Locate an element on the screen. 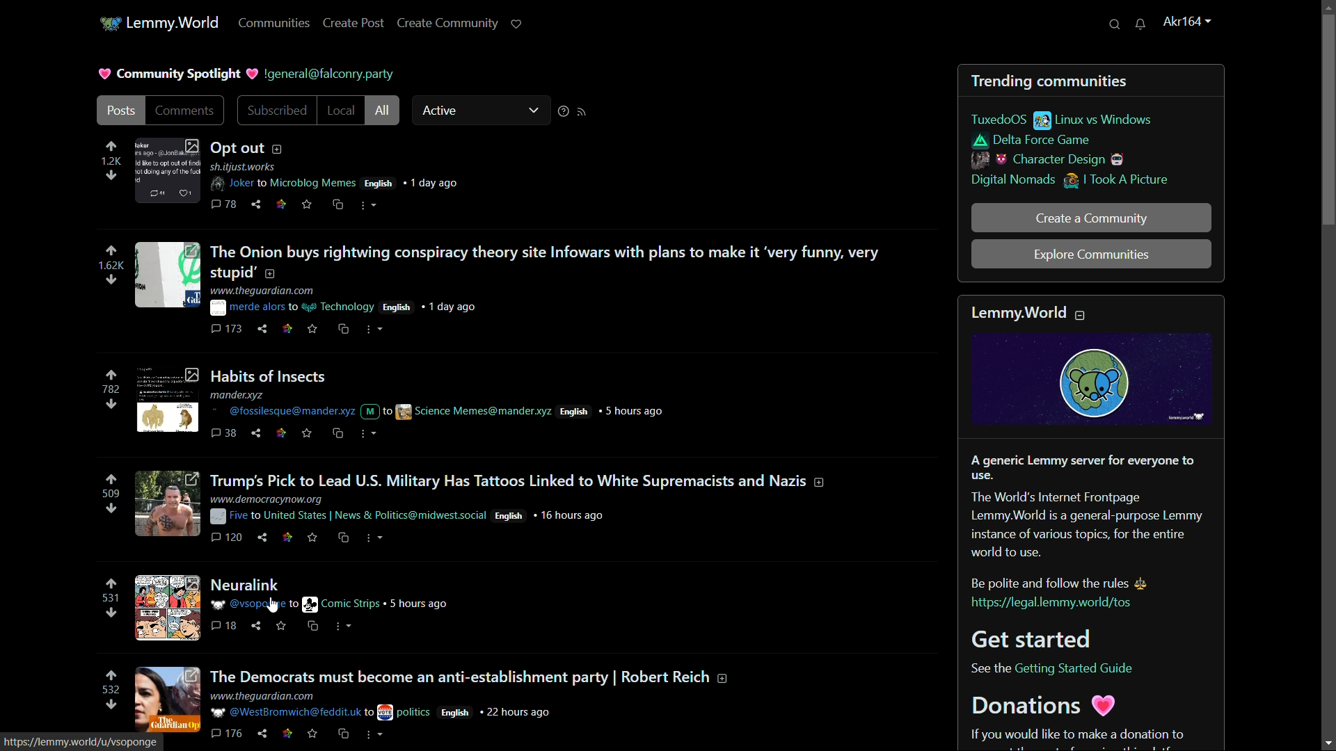  post-3 is located at coordinates (438, 394).